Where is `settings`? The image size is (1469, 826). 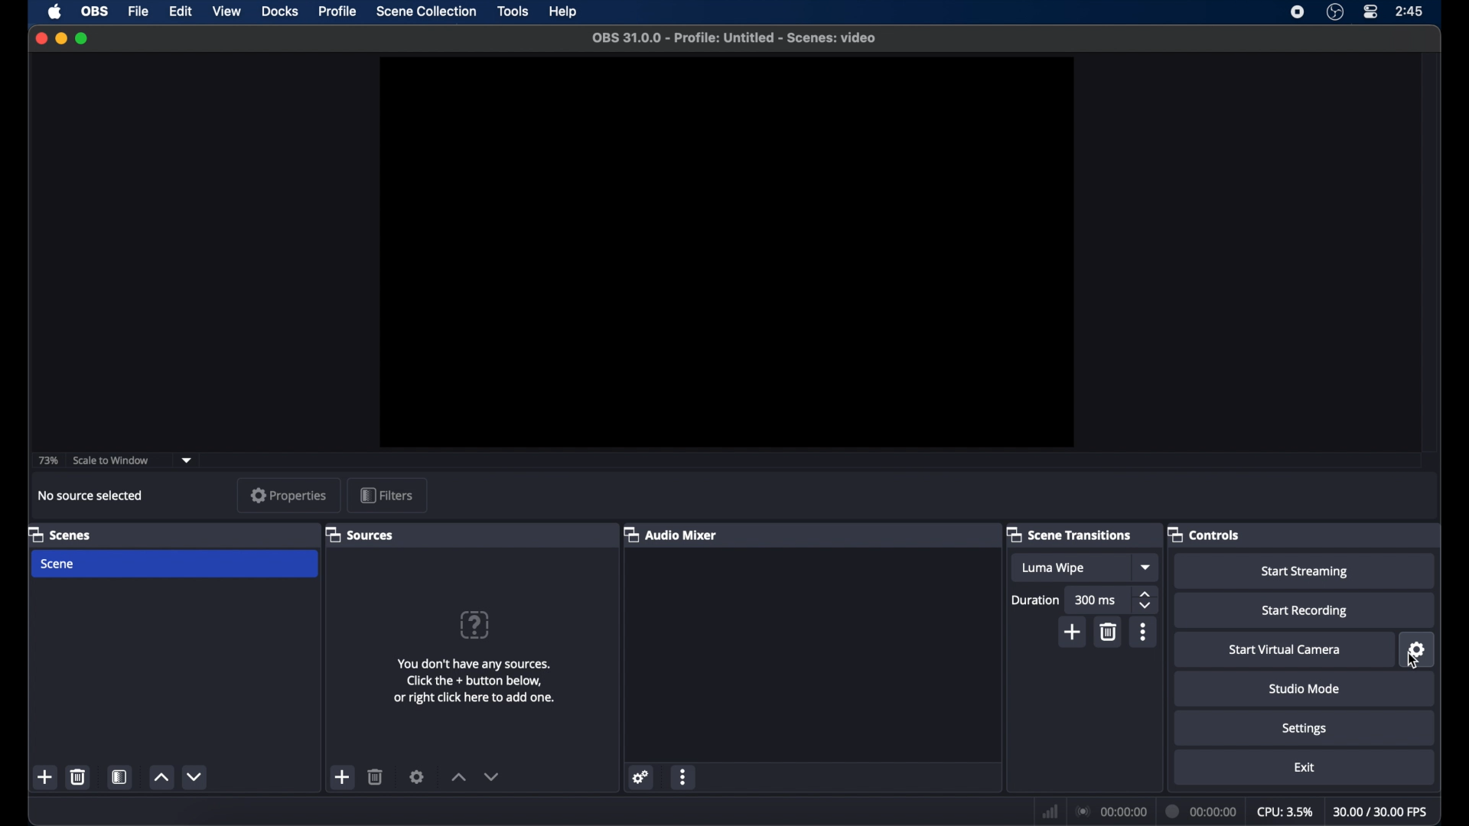 settings is located at coordinates (418, 776).